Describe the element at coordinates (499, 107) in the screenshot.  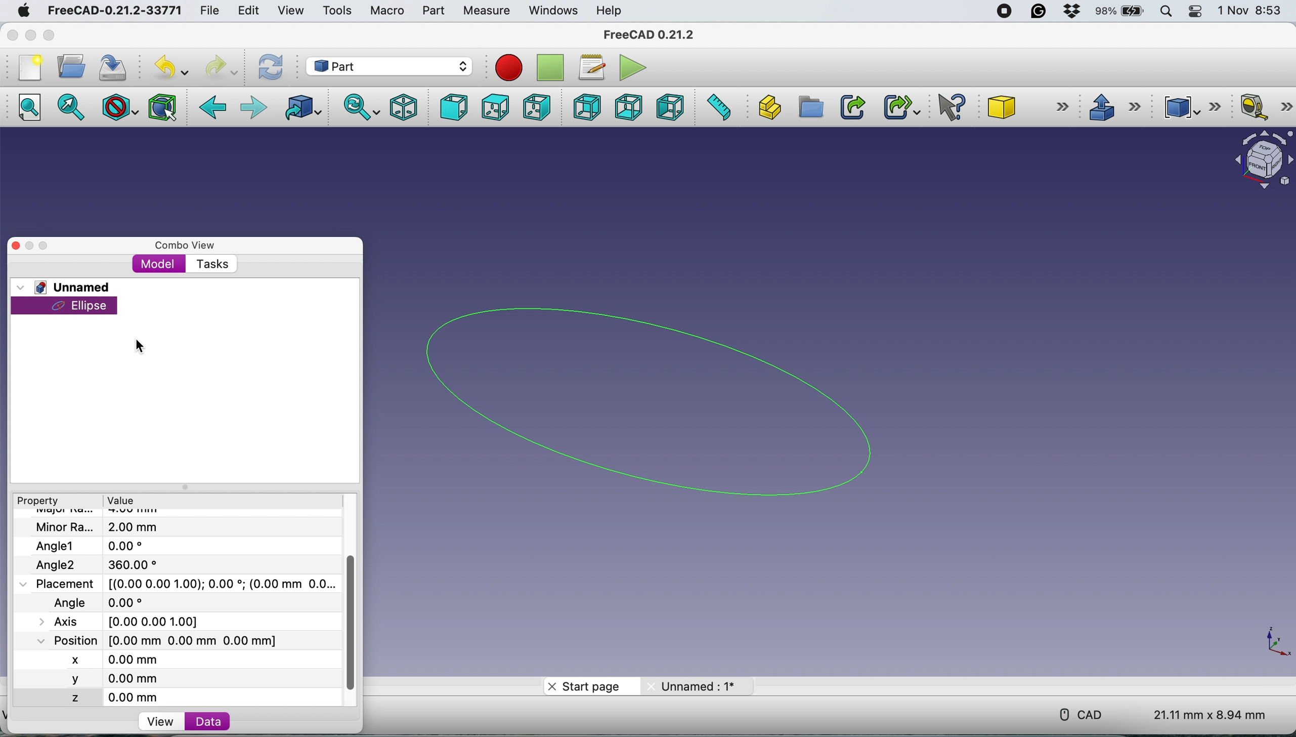
I see `top` at that location.